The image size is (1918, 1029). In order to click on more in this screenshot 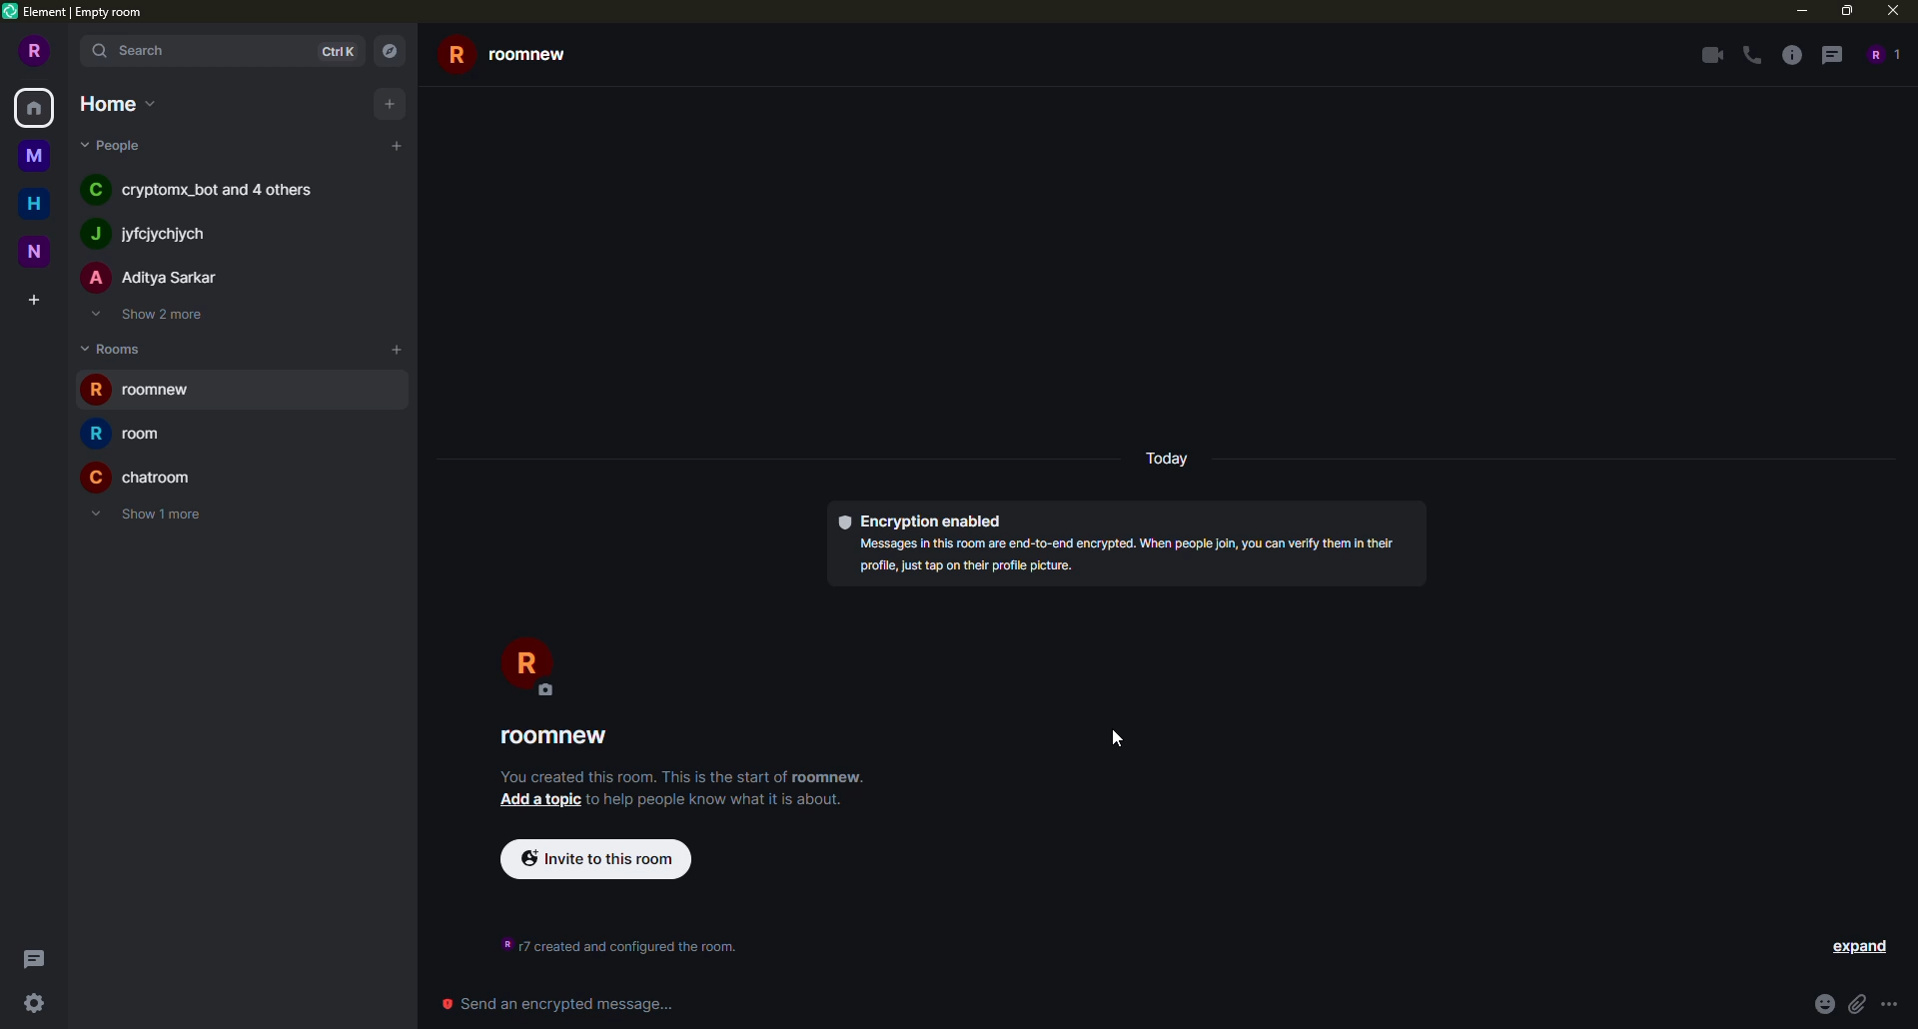, I will do `click(1894, 1006)`.